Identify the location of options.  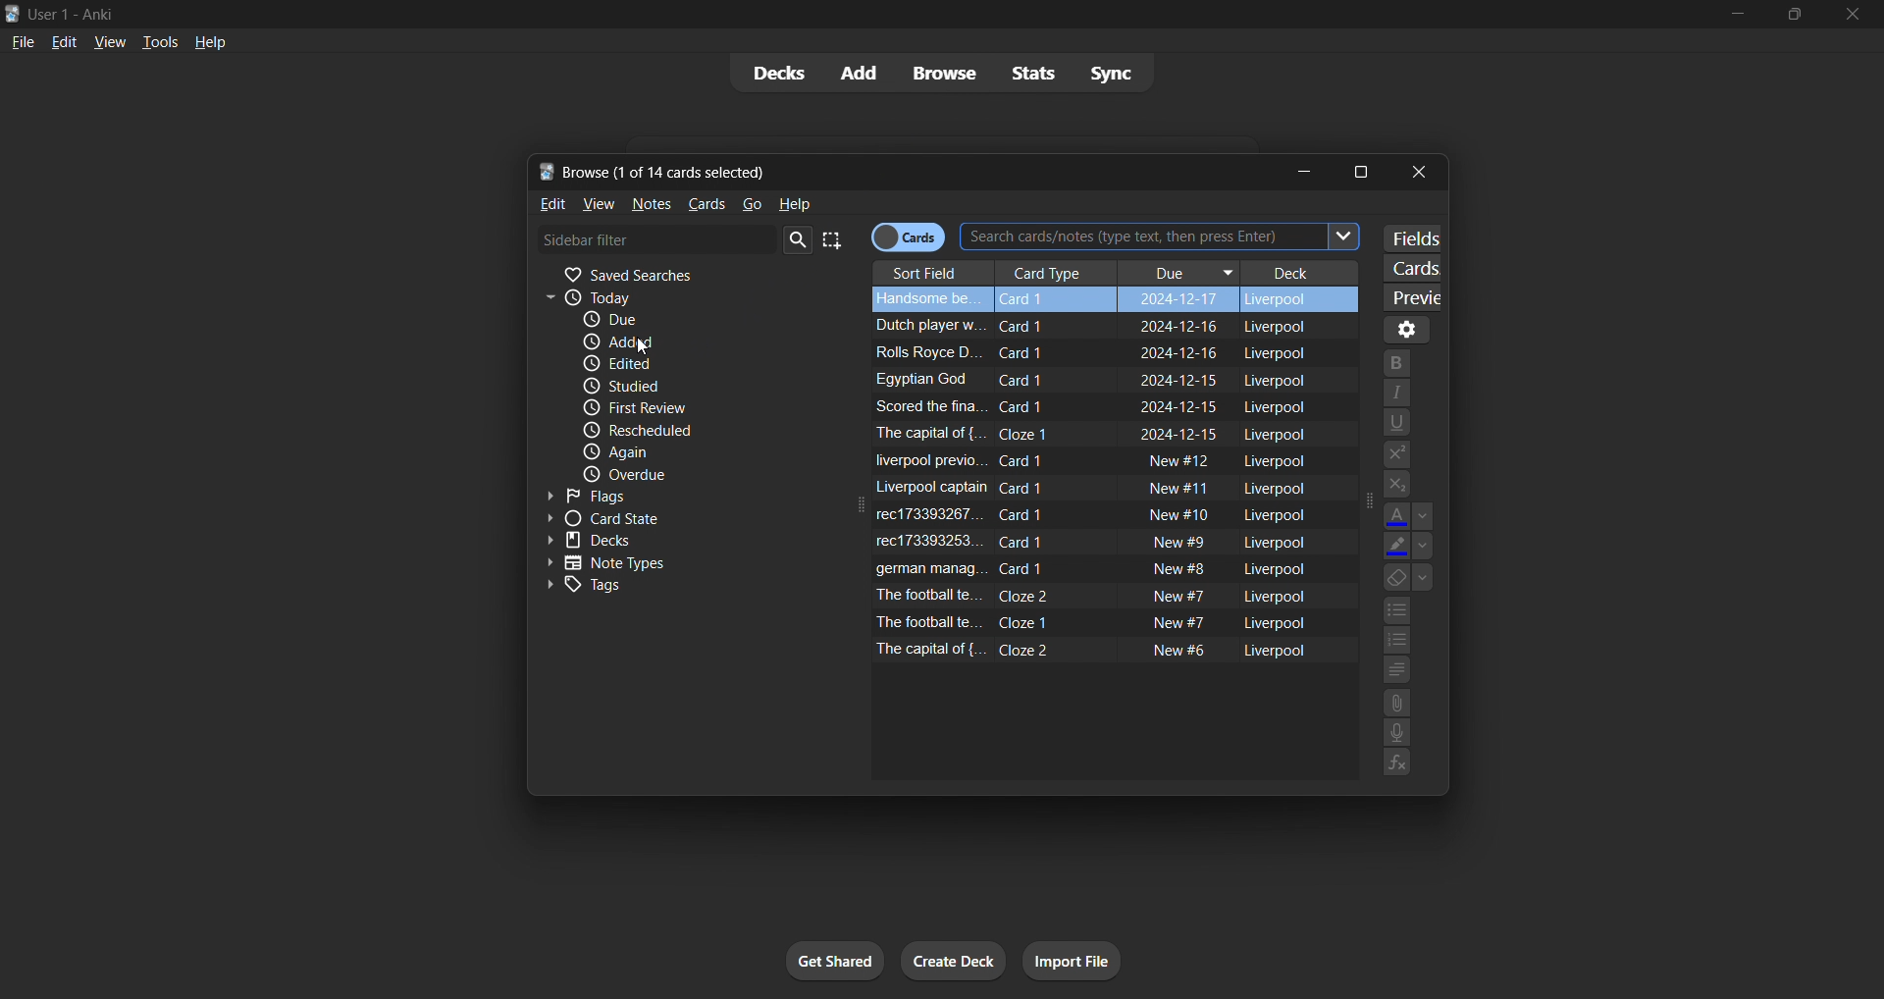
(1407, 329).